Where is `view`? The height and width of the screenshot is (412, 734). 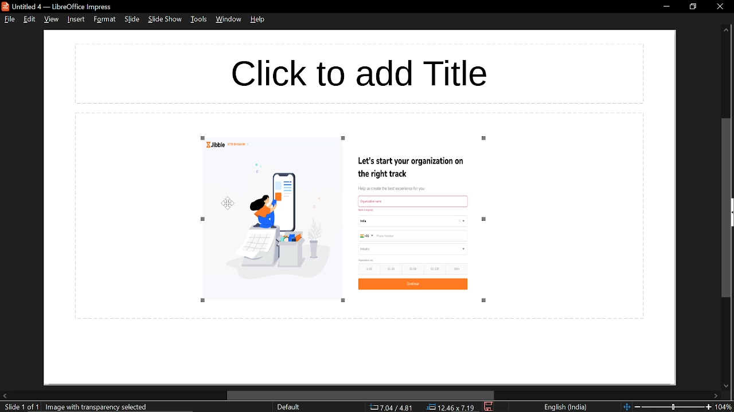 view is located at coordinates (50, 20).